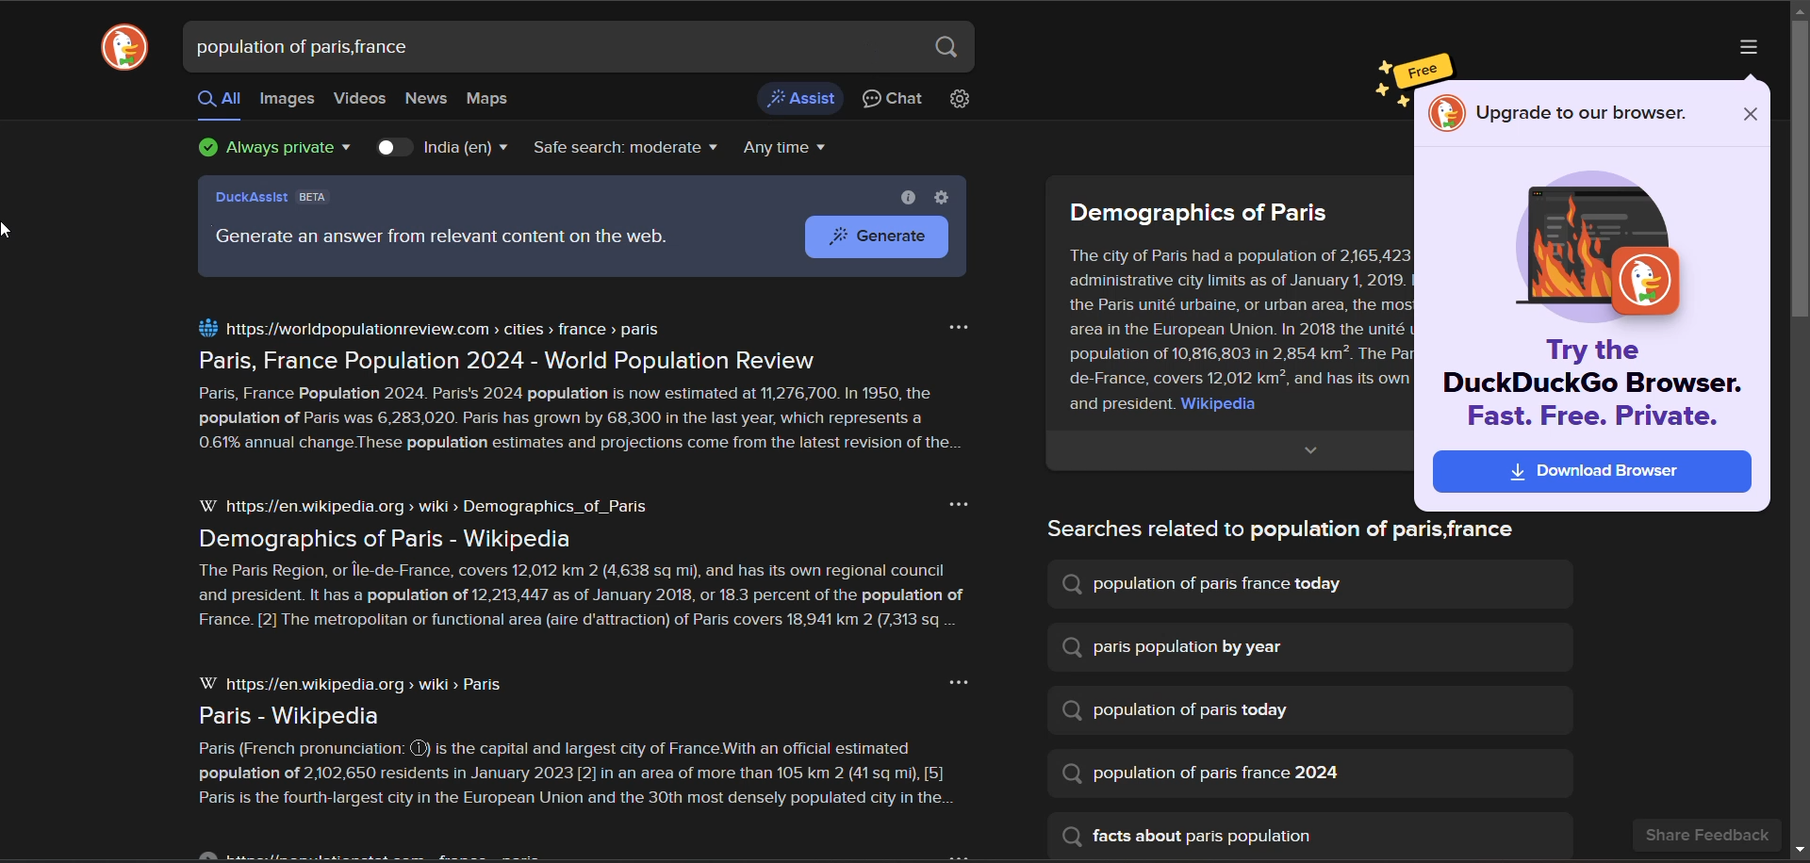 The width and height of the screenshot is (1810, 863). What do you see at coordinates (464, 148) in the screenshot?
I see `country` at bounding box center [464, 148].